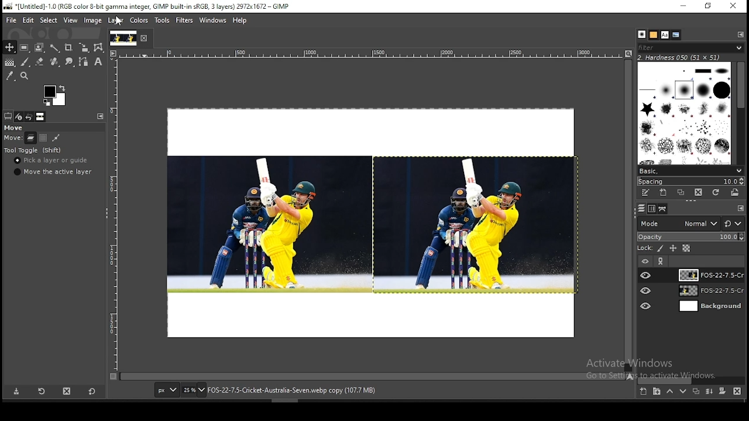 This screenshot has height=421, width=749. Describe the element at coordinates (70, 20) in the screenshot. I see `view` at that location.